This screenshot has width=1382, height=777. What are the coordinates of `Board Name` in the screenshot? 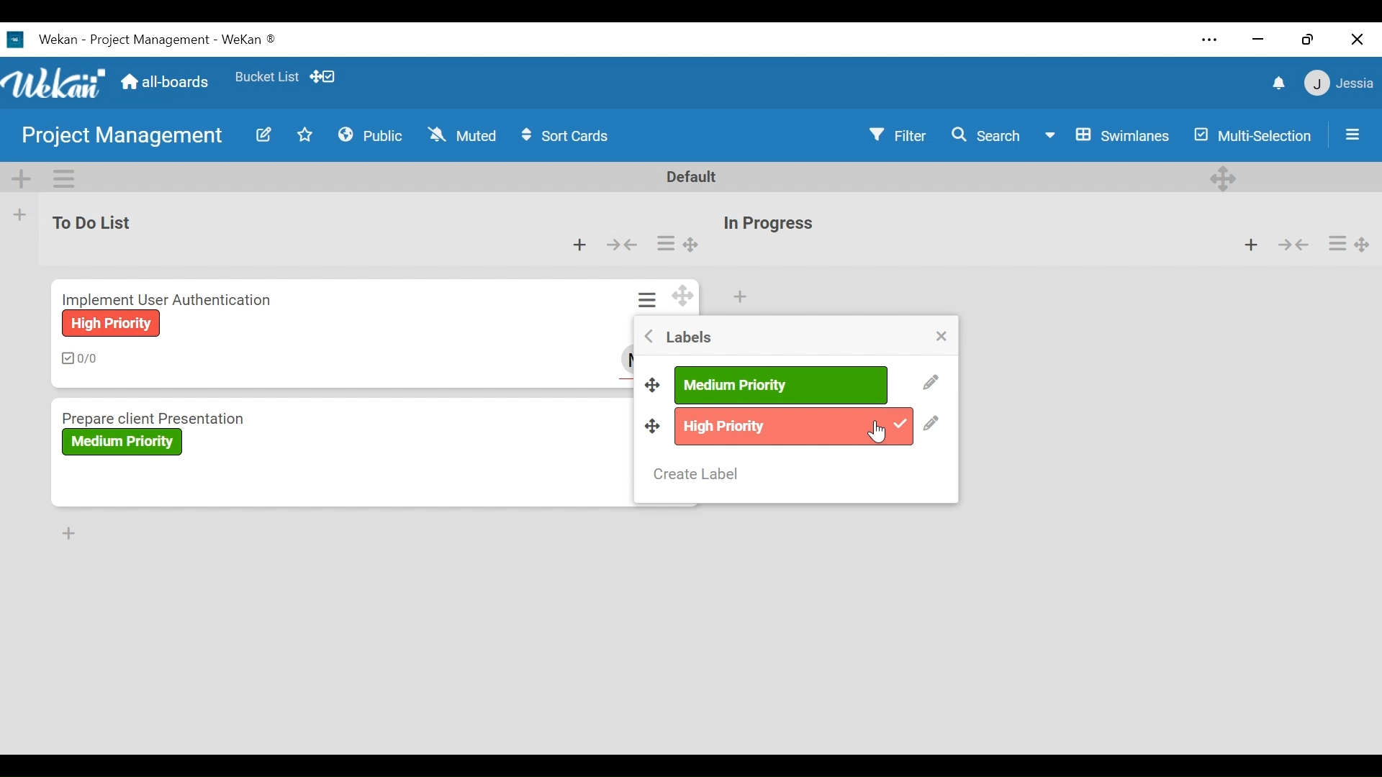 It's located at (125, 137).